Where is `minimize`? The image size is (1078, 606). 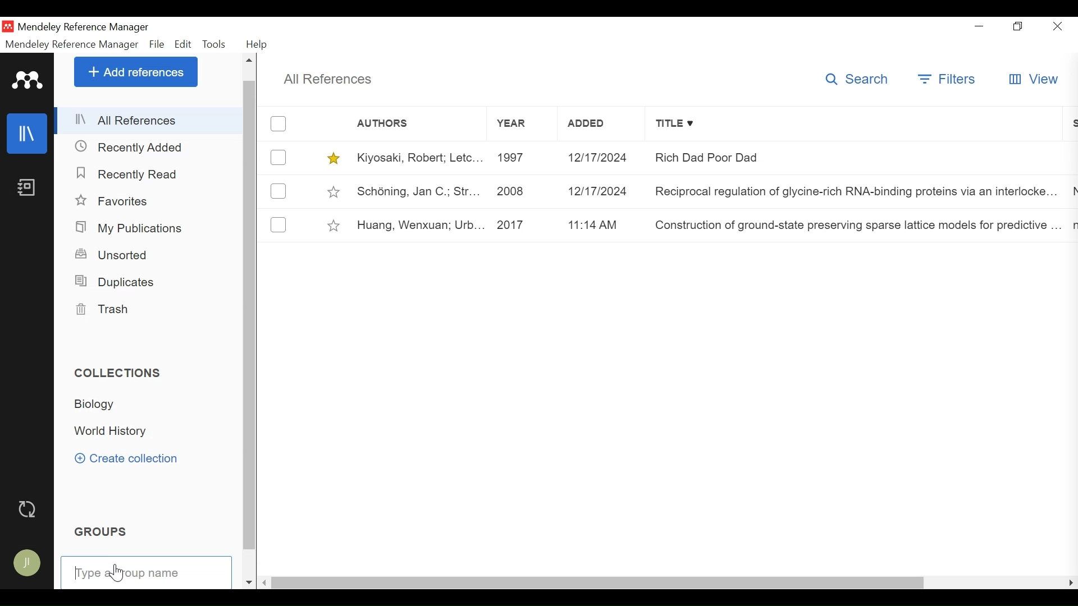
minimize is located at coordinates (979, 25).